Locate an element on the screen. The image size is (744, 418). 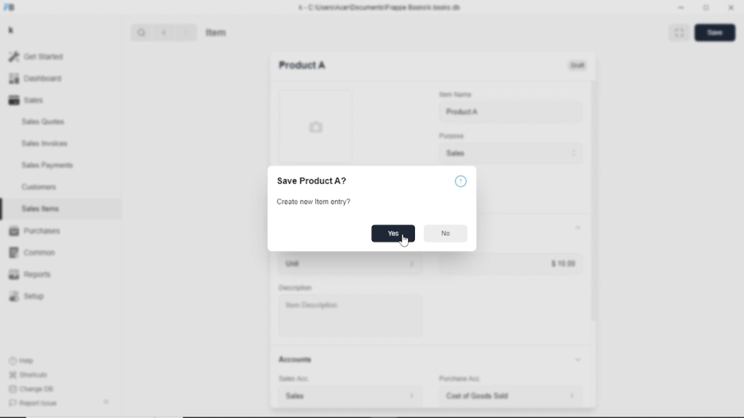
Sales Invoices is located at coordinates (45, 144).